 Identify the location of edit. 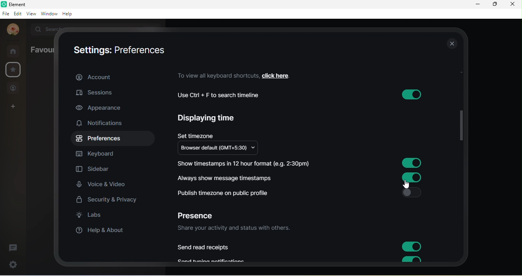
(17, 13).